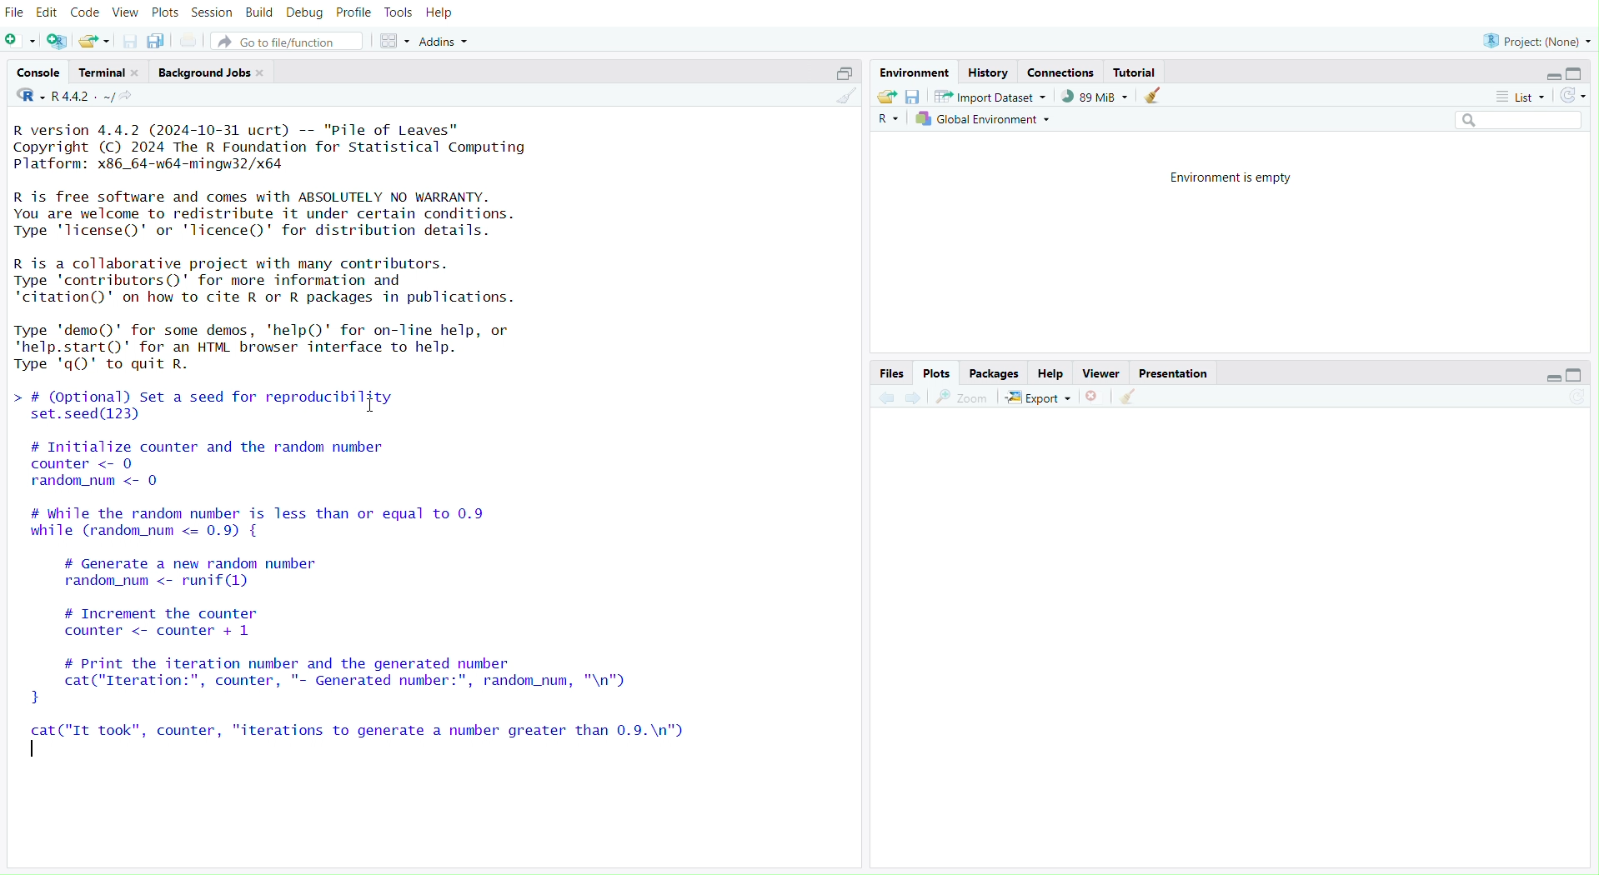 Image resolution: width=1599 pixels, height=875 pixels. I want to click on Close, so click(1097, 396).